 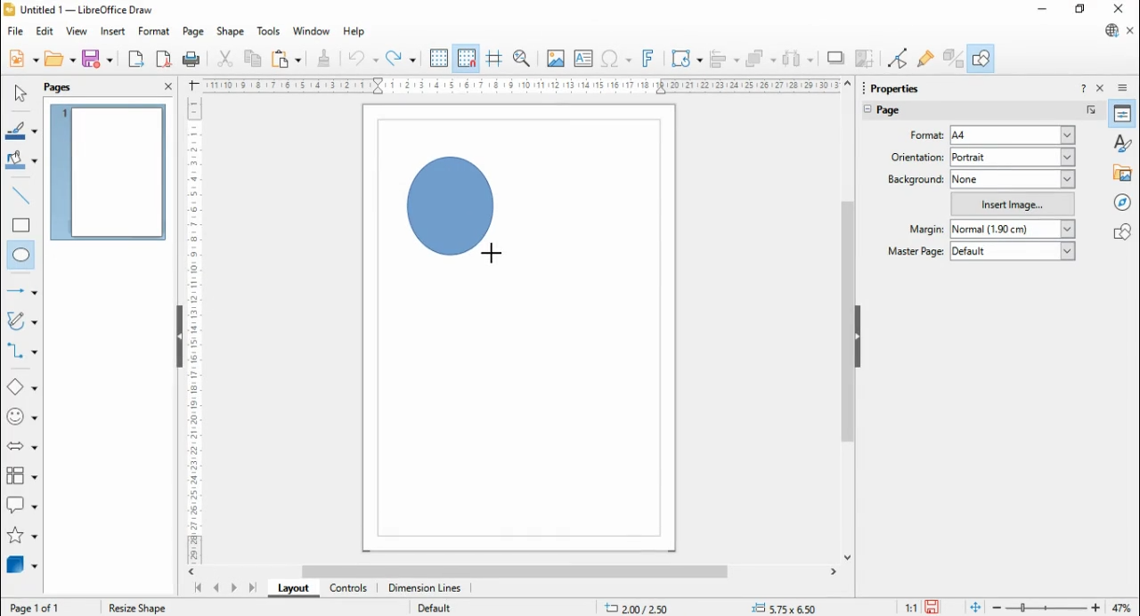 I want to click on portrait, so click(x=1013, y=157).